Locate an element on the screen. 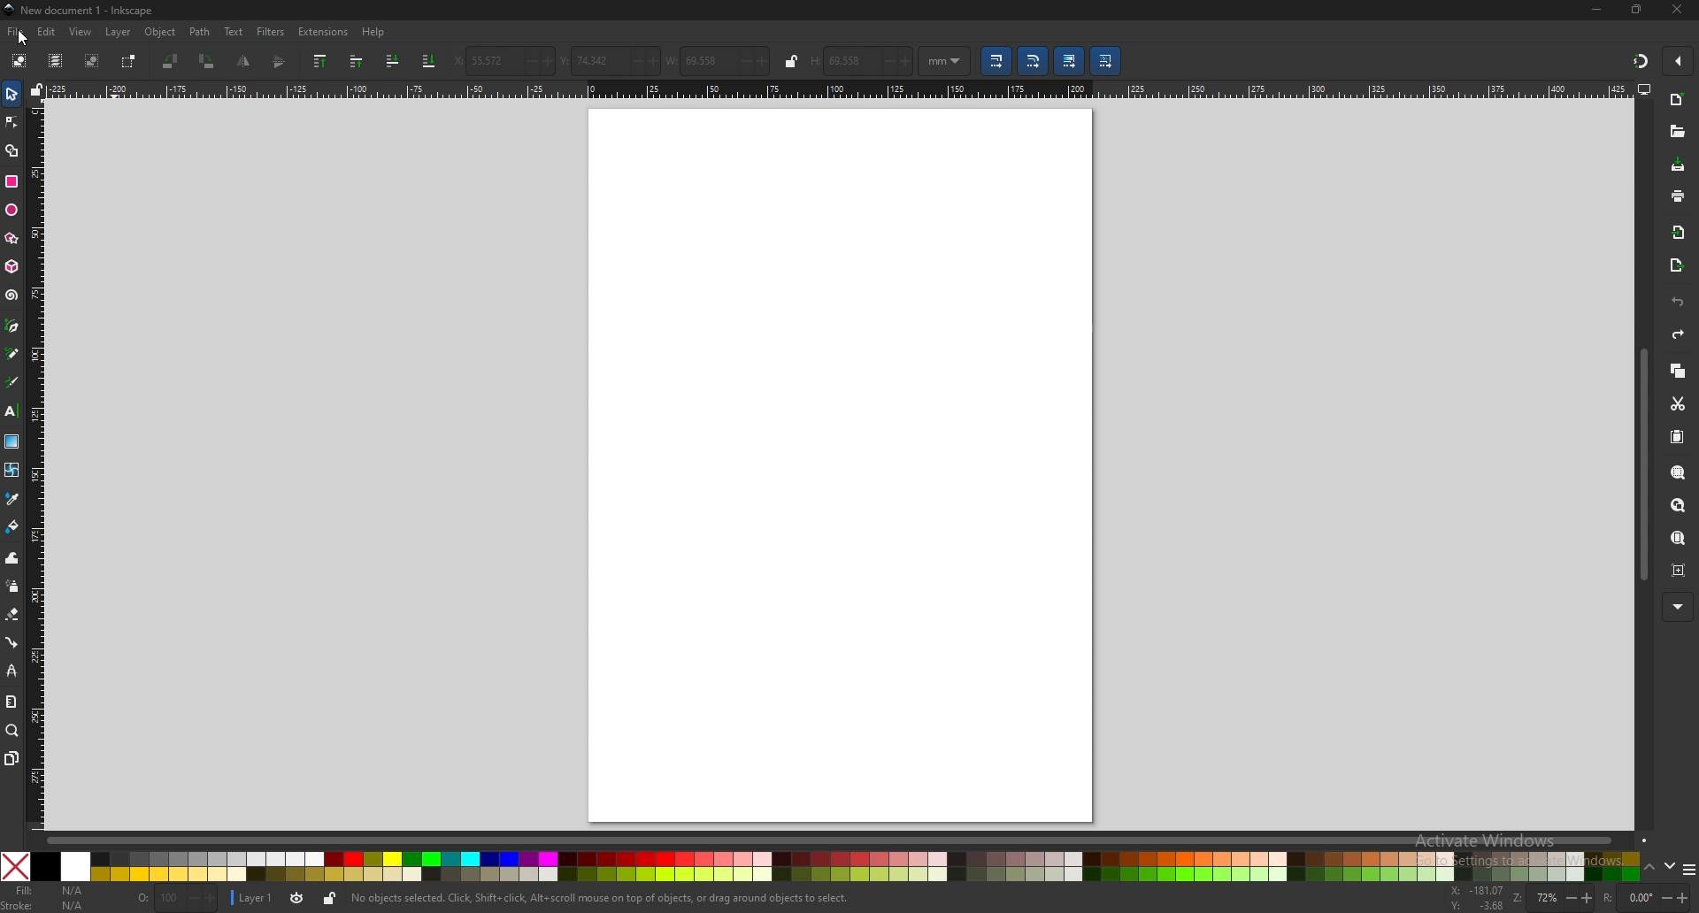  + is located at coordinates (546, 62).